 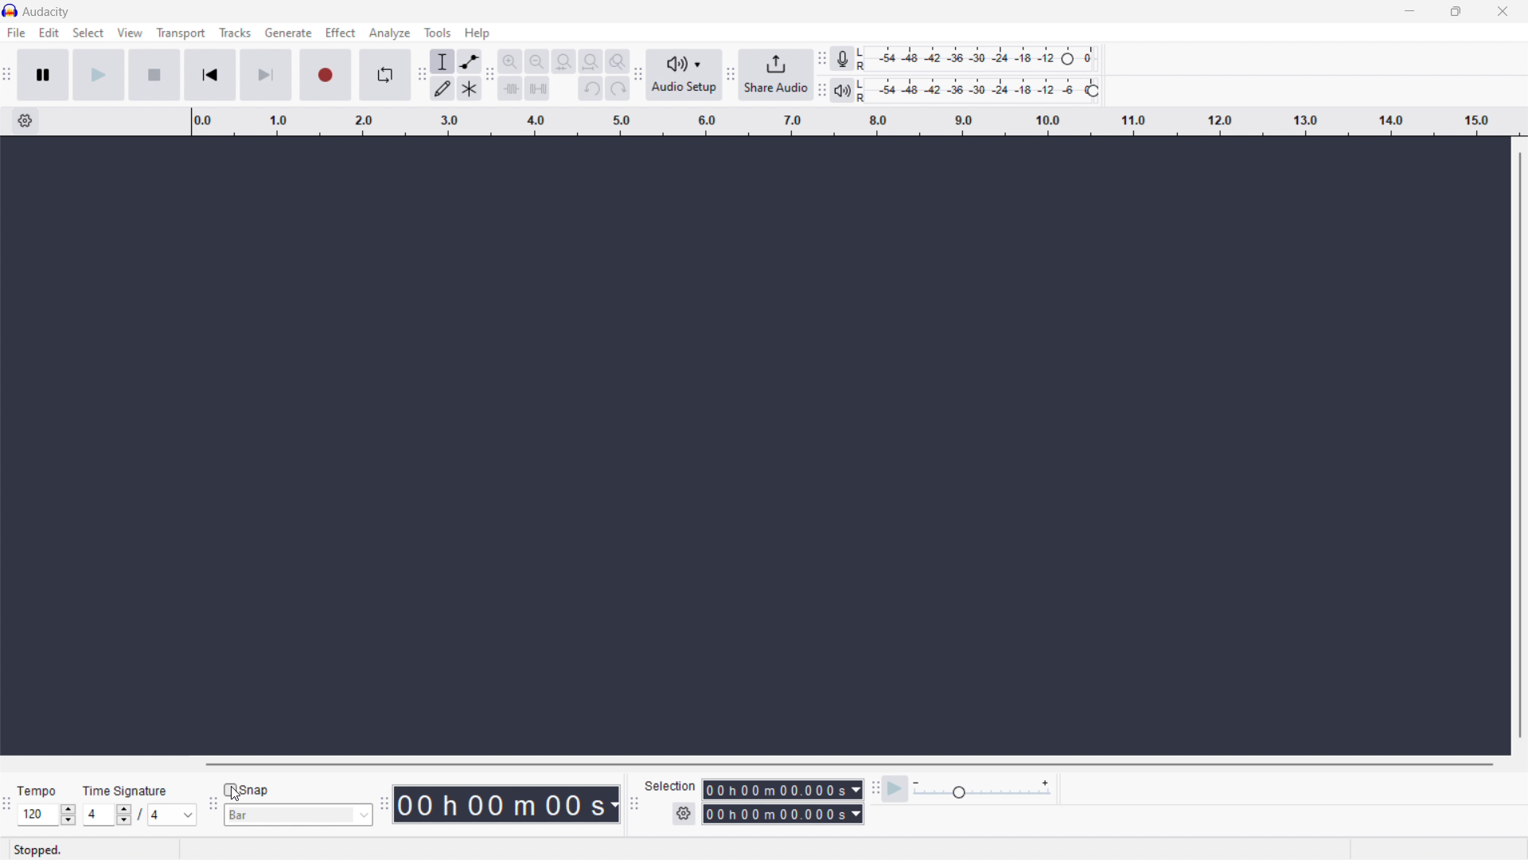 I want to click on play at speed toolbar, so click(x=877, y=790).